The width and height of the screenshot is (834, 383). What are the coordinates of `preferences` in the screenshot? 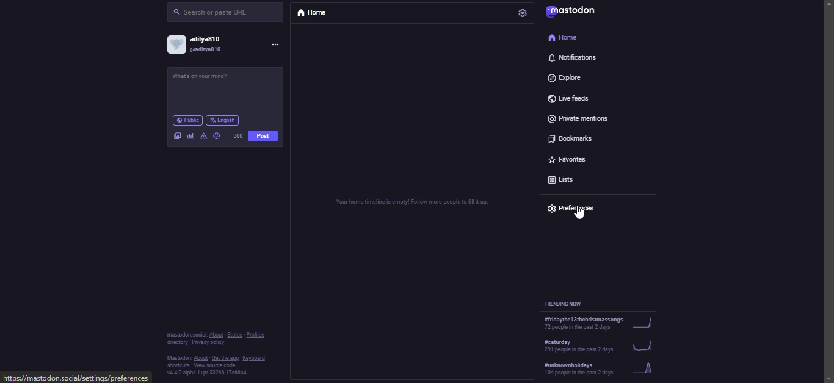 It's located at (576, 207).